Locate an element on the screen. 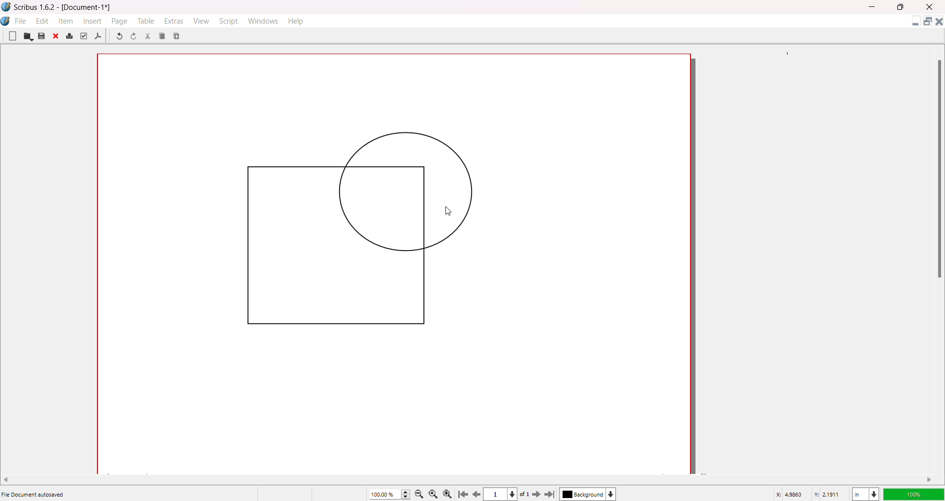  Minimize Document is located at coordinates (913, 23).